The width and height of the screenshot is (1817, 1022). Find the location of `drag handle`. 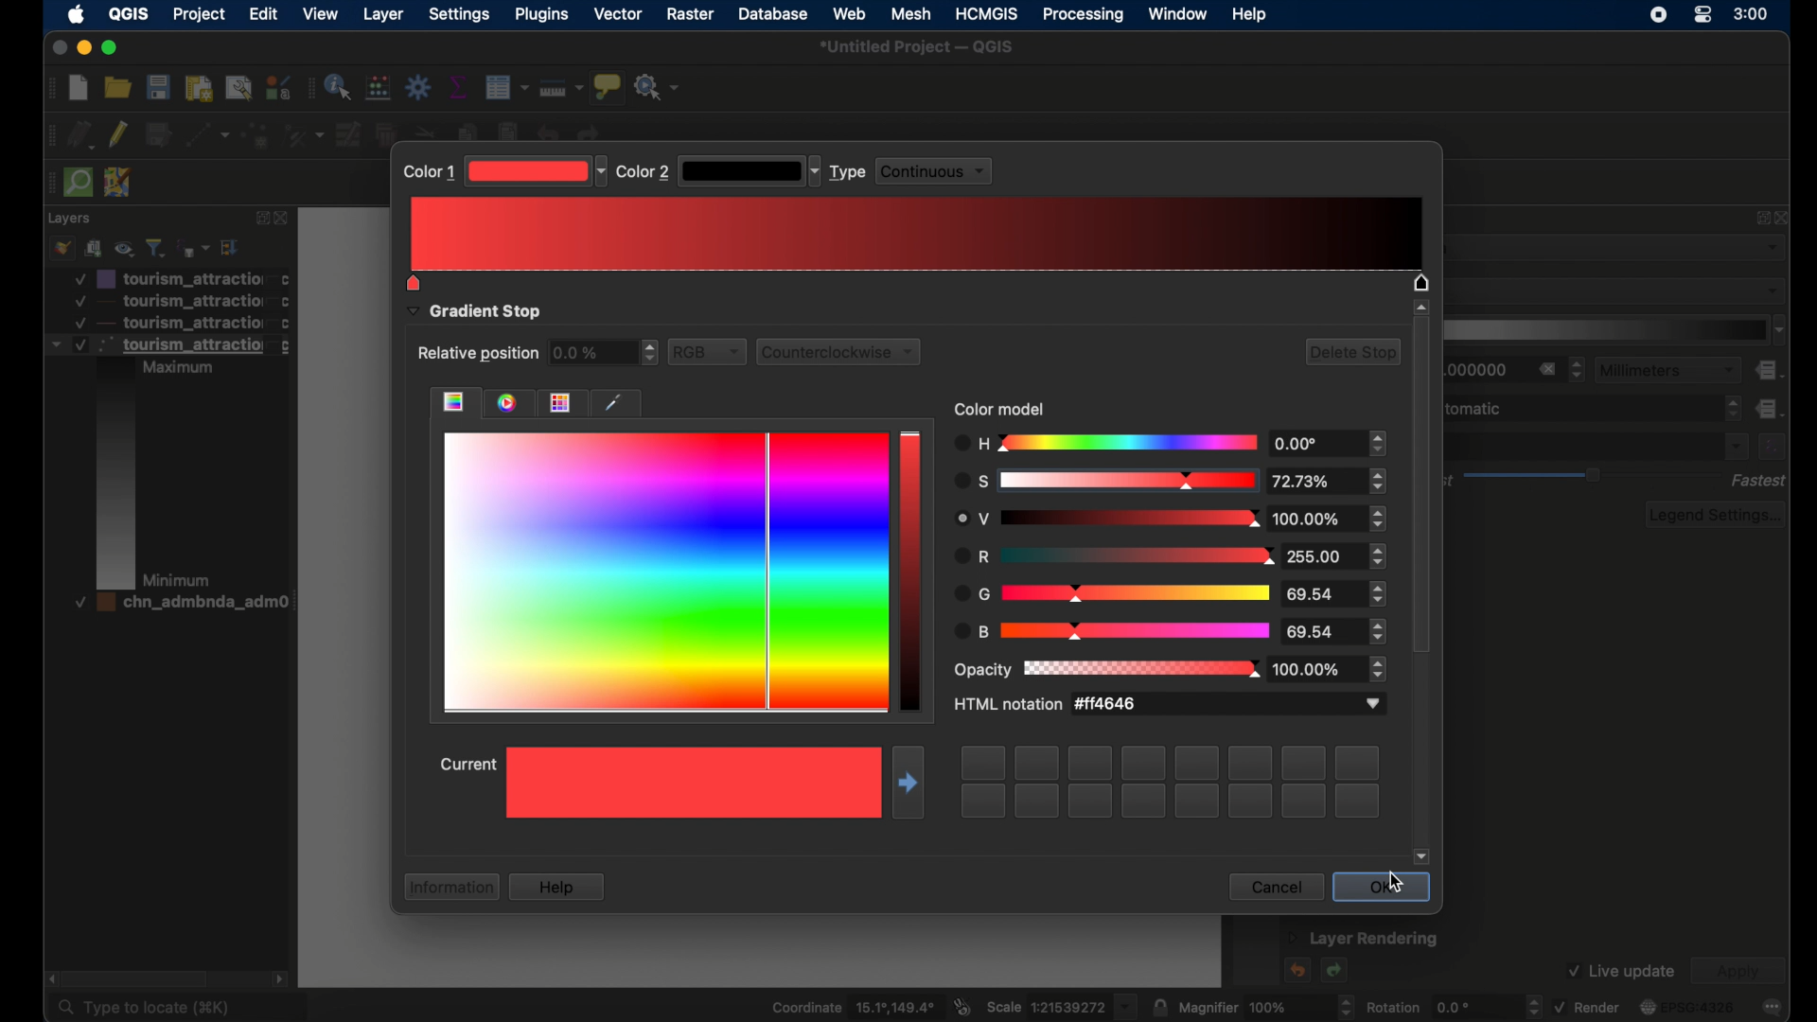

drag handle is located at coordinates (51, 89).